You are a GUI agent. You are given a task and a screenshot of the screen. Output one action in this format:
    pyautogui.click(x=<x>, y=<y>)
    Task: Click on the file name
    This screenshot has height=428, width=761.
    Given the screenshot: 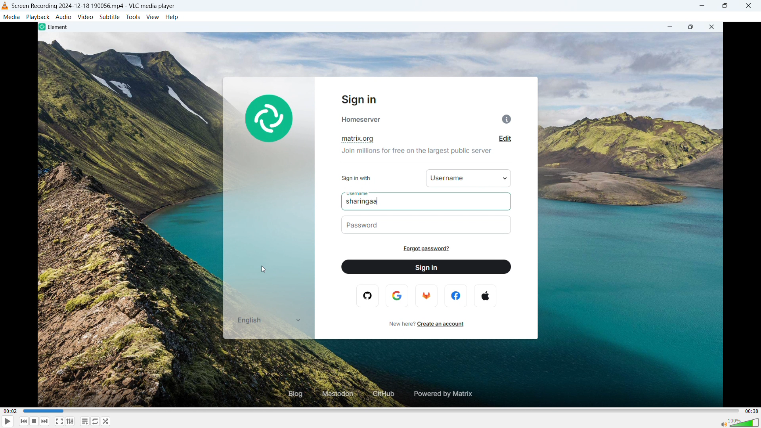 What is the action you would take?
    pyautogui.click(x=94, y=6)
    